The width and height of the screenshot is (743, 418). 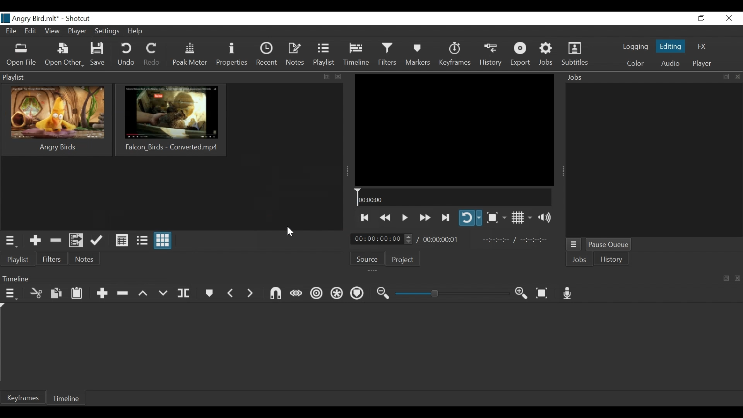 What do you see at coordinates (675, 19) in the screenshot?
I see `minimize` at bounding box center [675, 19].